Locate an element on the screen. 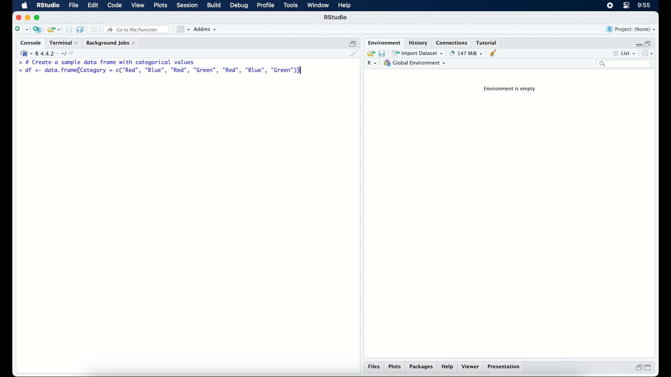 The height and width of the screenshot is (377, 671). tutorial is located at coordinates (488, 42).